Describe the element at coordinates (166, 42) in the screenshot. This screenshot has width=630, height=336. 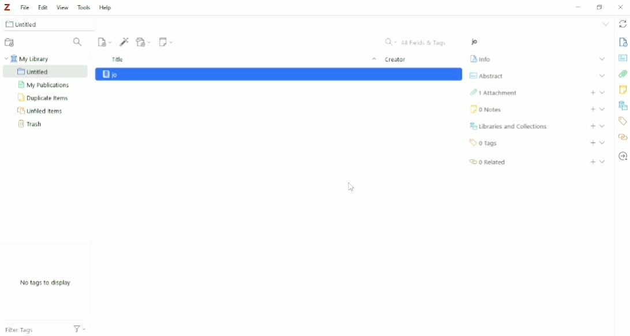
I see `New Note` at that location.